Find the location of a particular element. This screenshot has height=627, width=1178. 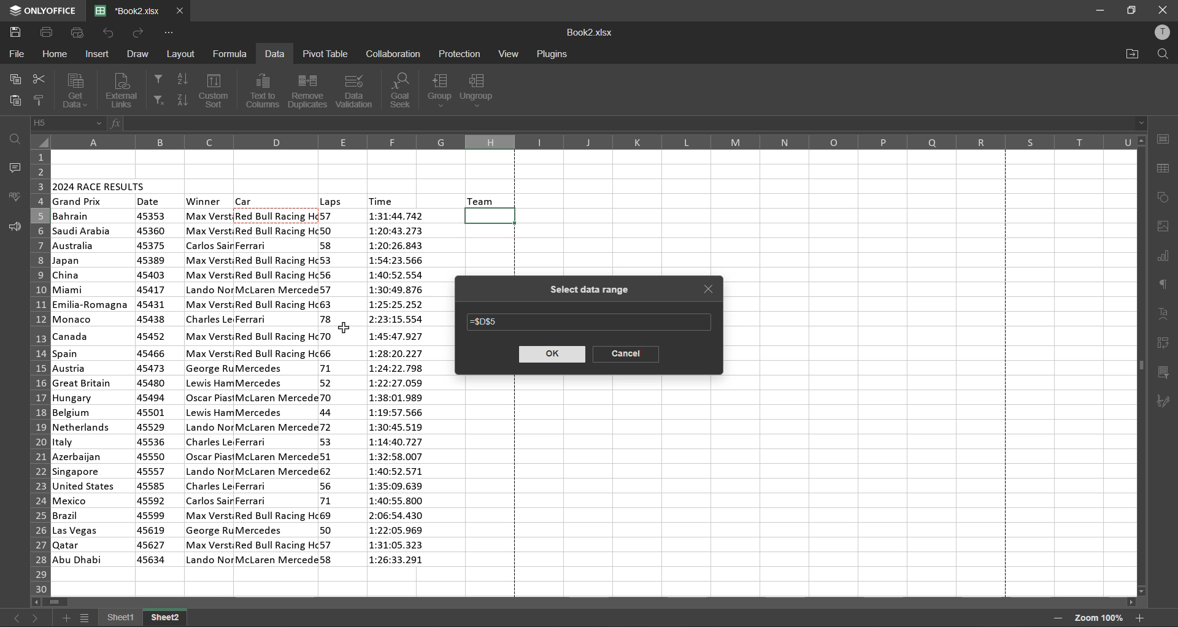

draw is located at coordinates (139, 52).